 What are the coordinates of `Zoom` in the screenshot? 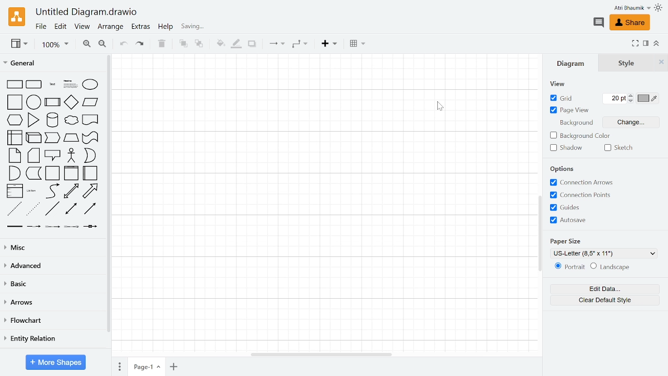 It's located at (55, 45).